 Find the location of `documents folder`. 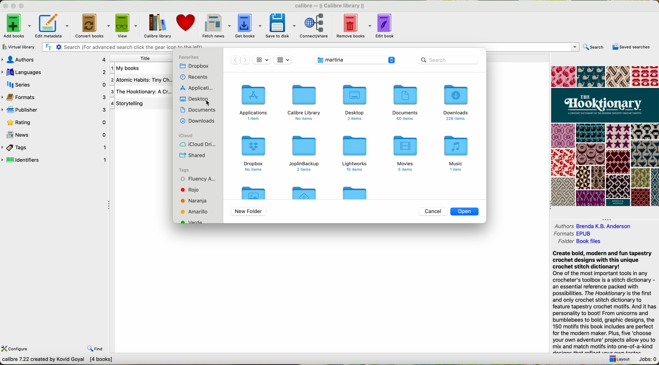

documents folder is located at coordinates (406, 102).